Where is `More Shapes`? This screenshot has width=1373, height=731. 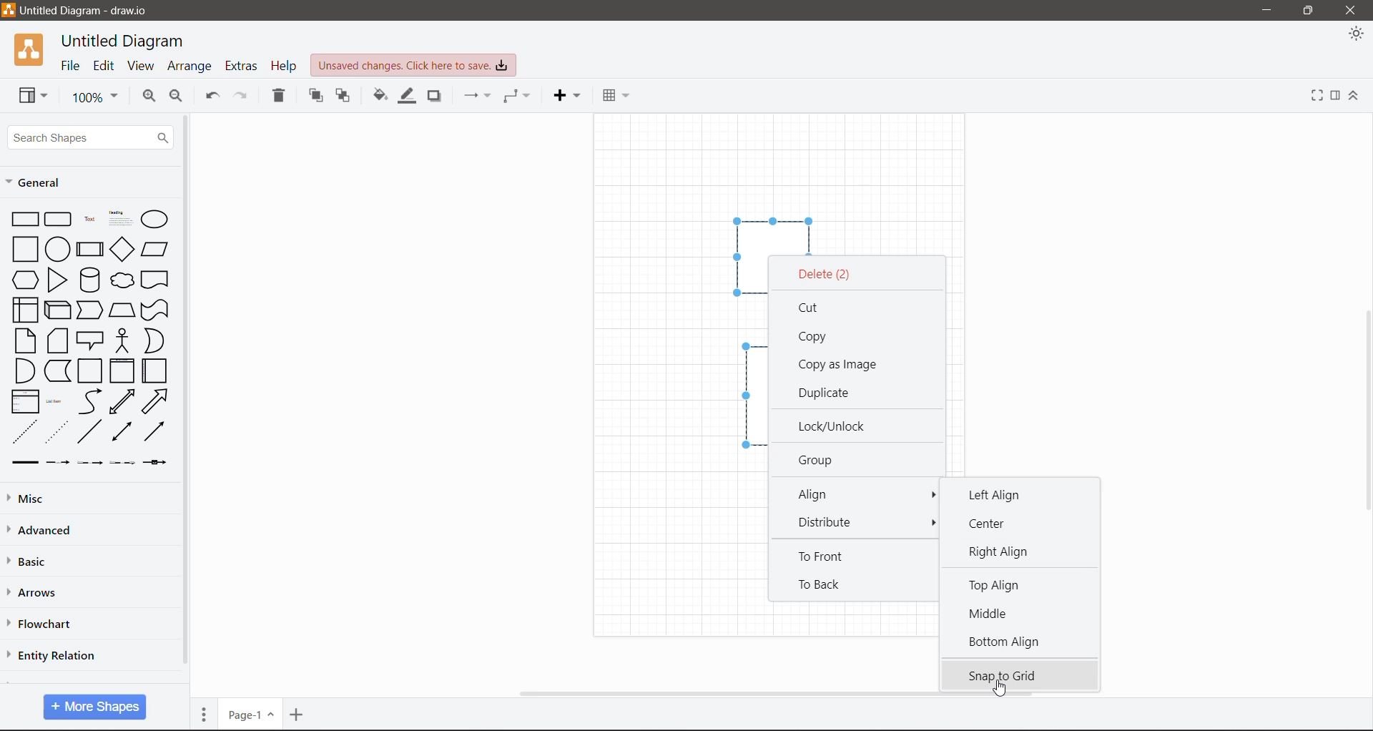
More Shapes is located at coordinates (94, 707).